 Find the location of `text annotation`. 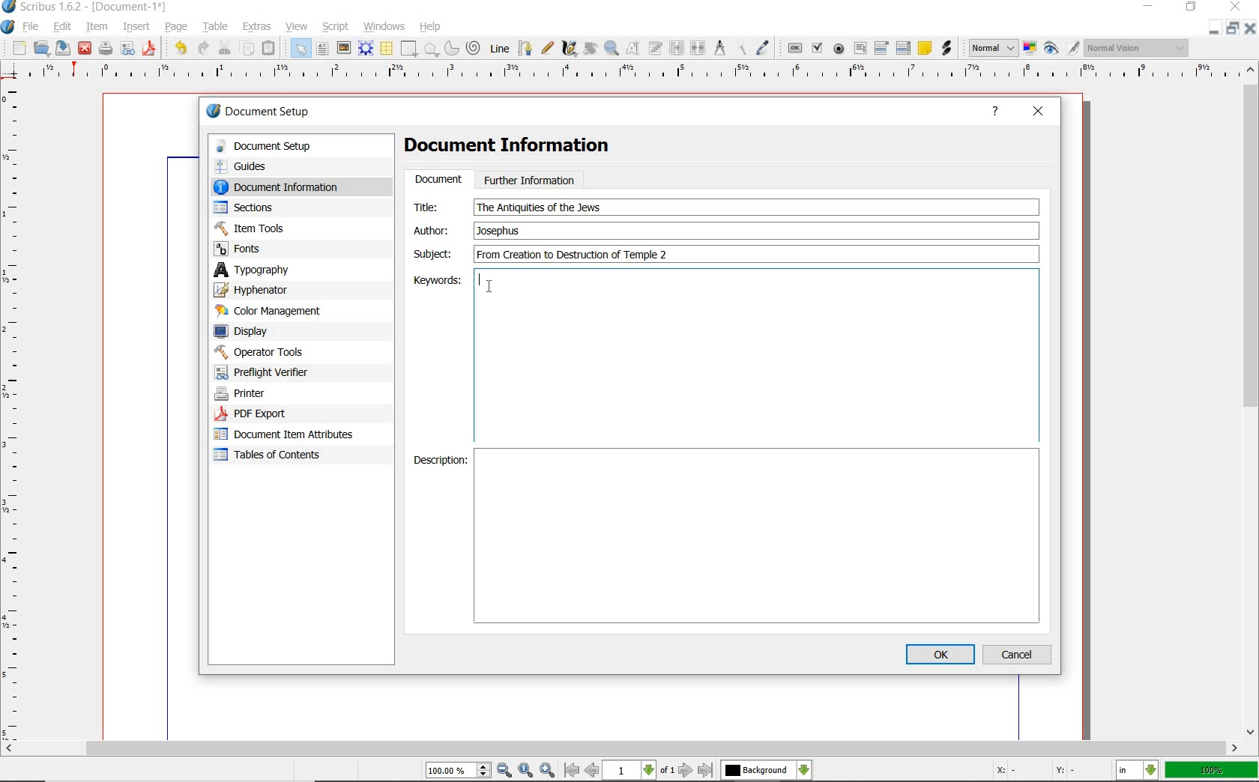

text annotation is located at coordinates (924, 49).